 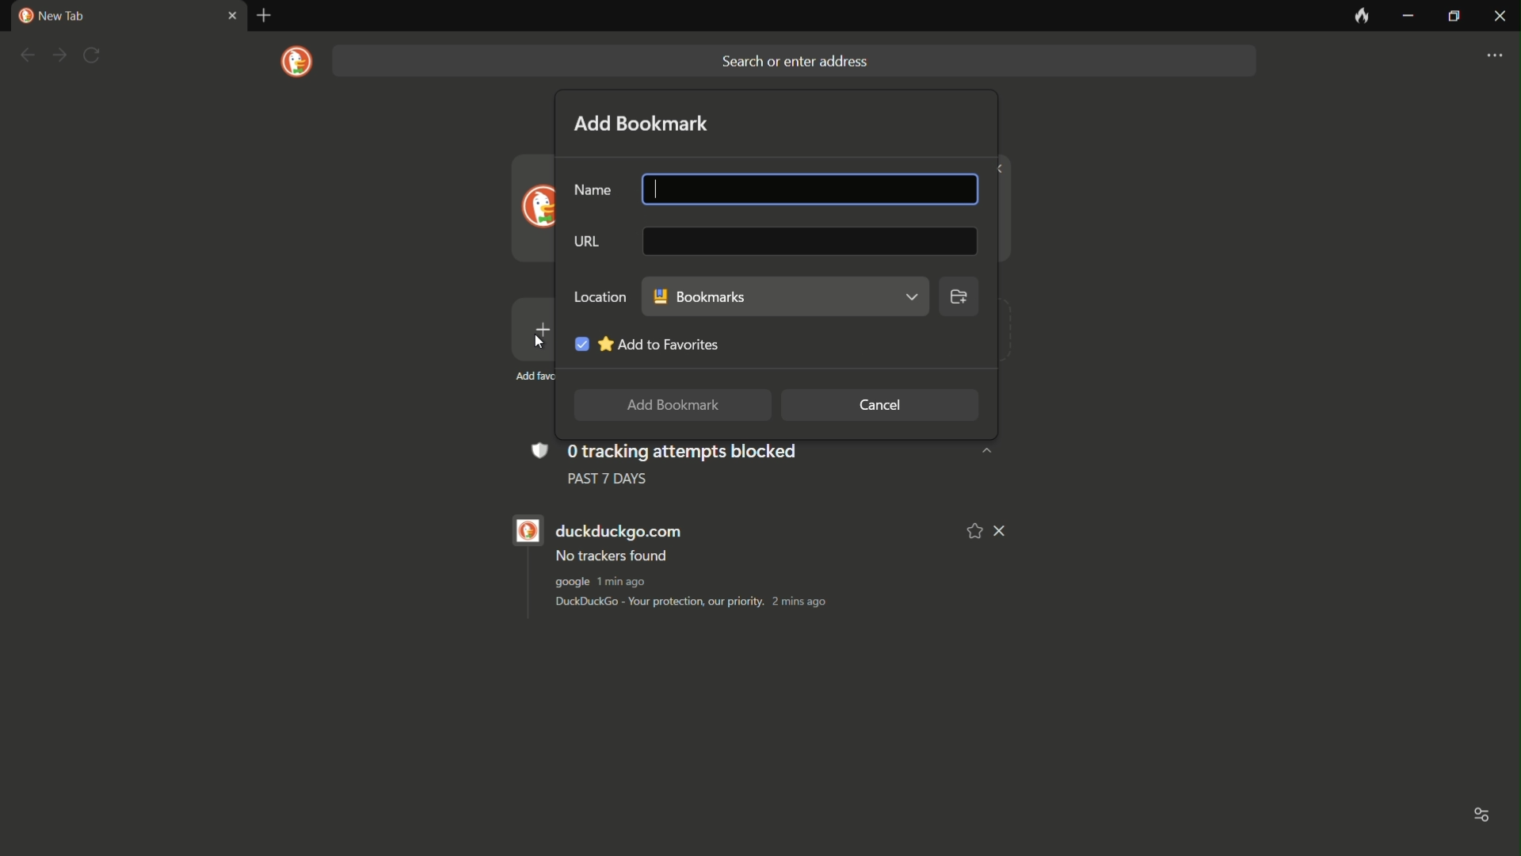 I want to click on logo, so click(x=298, y=62).